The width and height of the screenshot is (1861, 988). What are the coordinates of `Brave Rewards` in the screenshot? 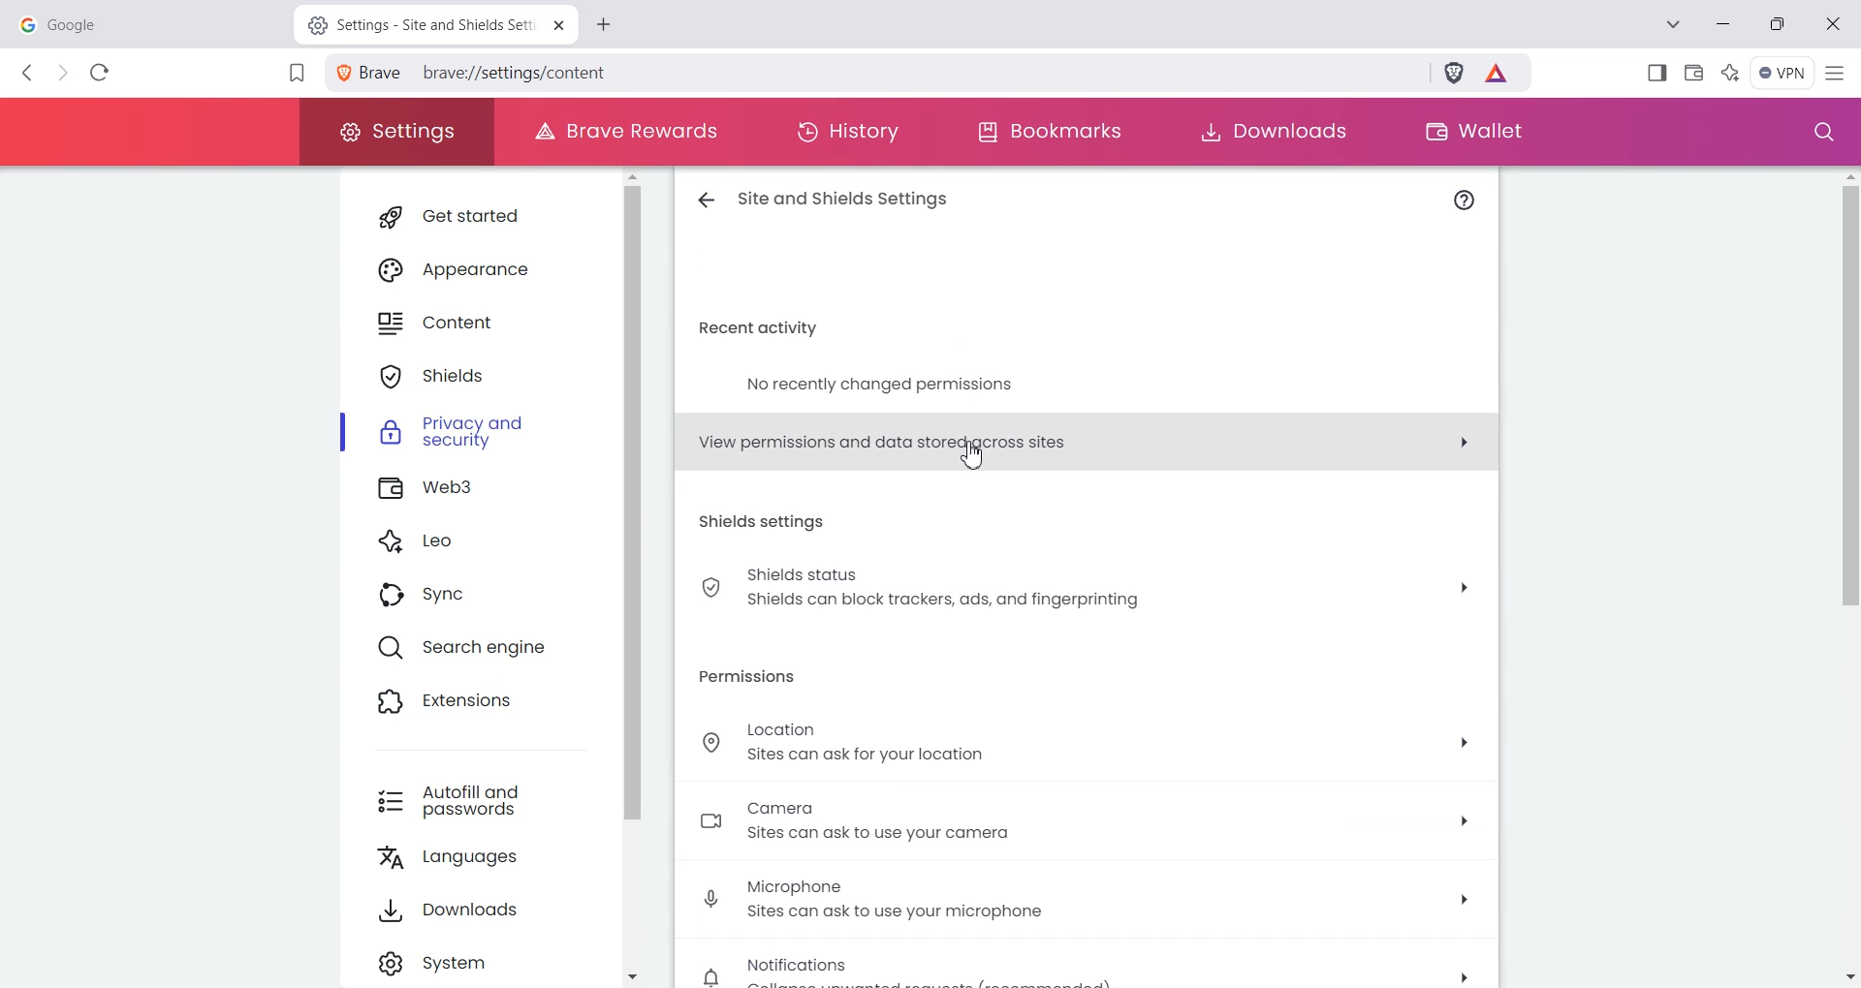 It's located at (620, 132).